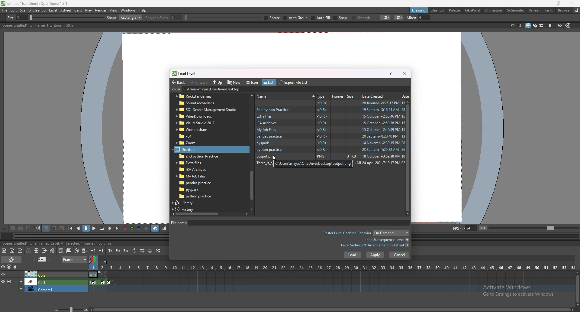  Describe the element at coordinates (158, 251) in the screenshot. I see `random` at that location.